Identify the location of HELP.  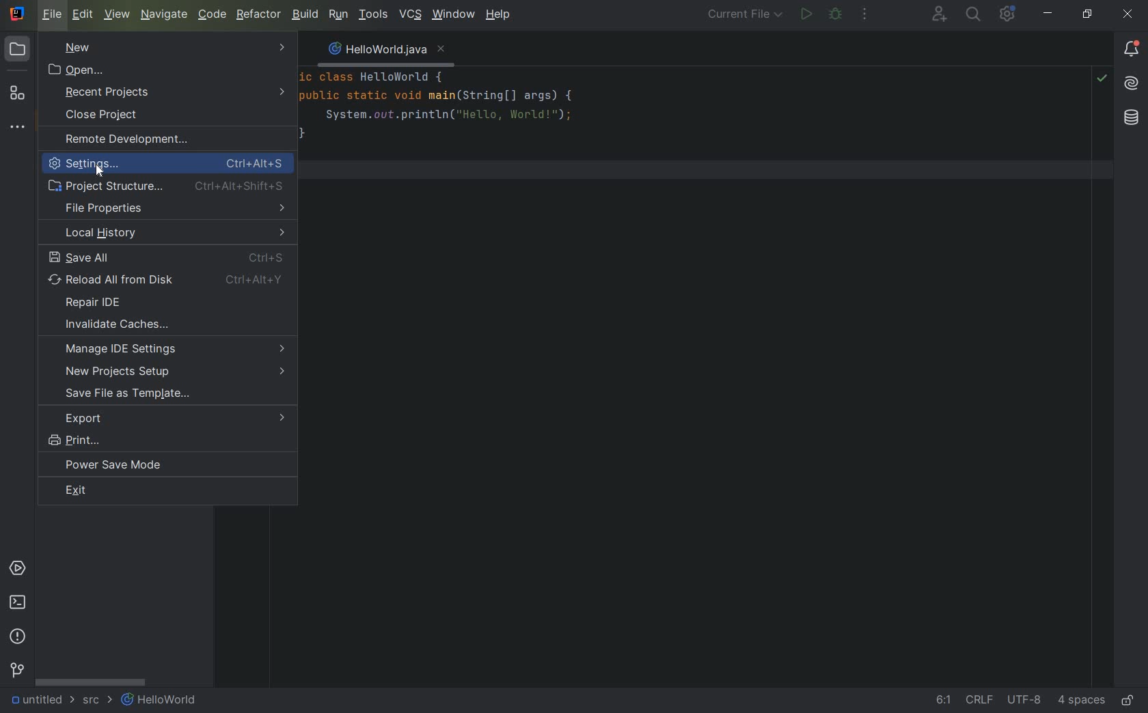
(500, 15).